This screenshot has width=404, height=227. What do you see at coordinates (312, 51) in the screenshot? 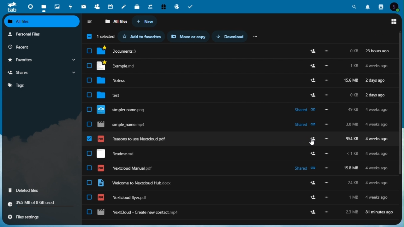
I see ` add user` at bounding box center [312, 51].